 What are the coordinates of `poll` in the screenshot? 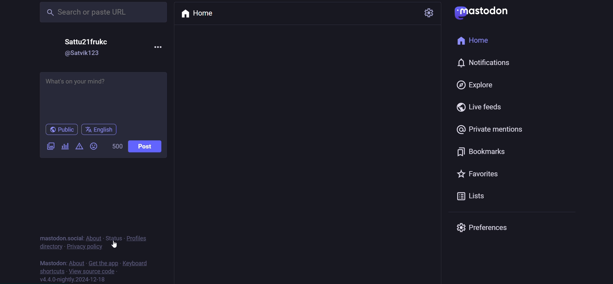 It's located at (64, 147).